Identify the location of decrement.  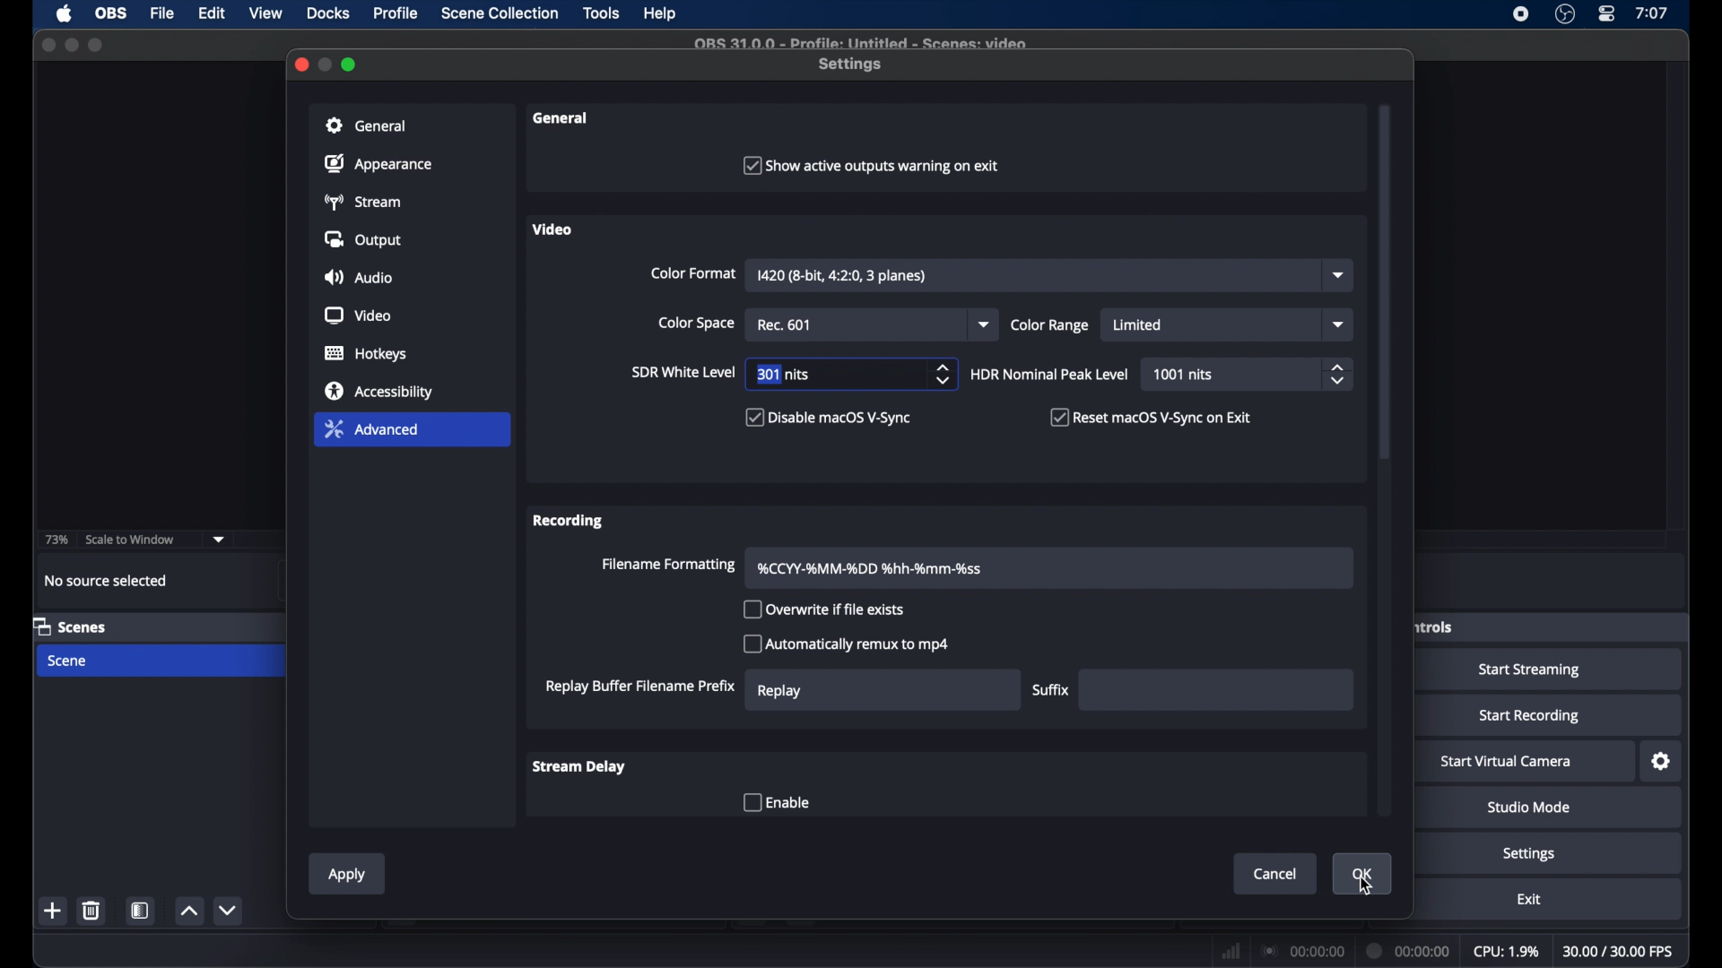
(228, 910).